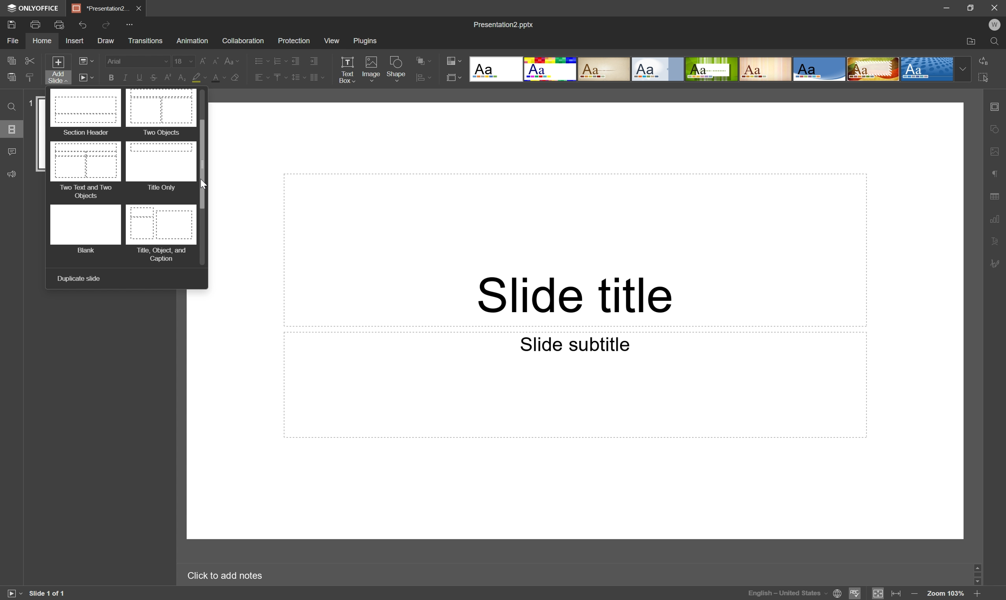  I want to click on *Presentation2..., so click(100, 8).